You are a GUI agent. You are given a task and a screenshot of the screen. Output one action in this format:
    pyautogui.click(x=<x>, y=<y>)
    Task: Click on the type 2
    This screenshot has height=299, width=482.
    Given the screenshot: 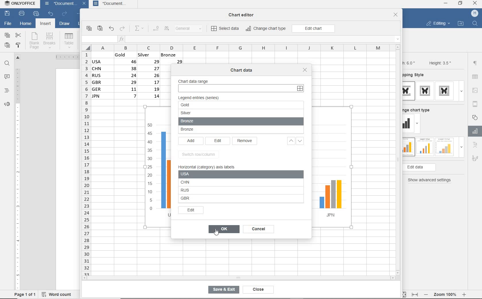 What is the action you would take?
    pyautogui.click(x=425, y=91)
    